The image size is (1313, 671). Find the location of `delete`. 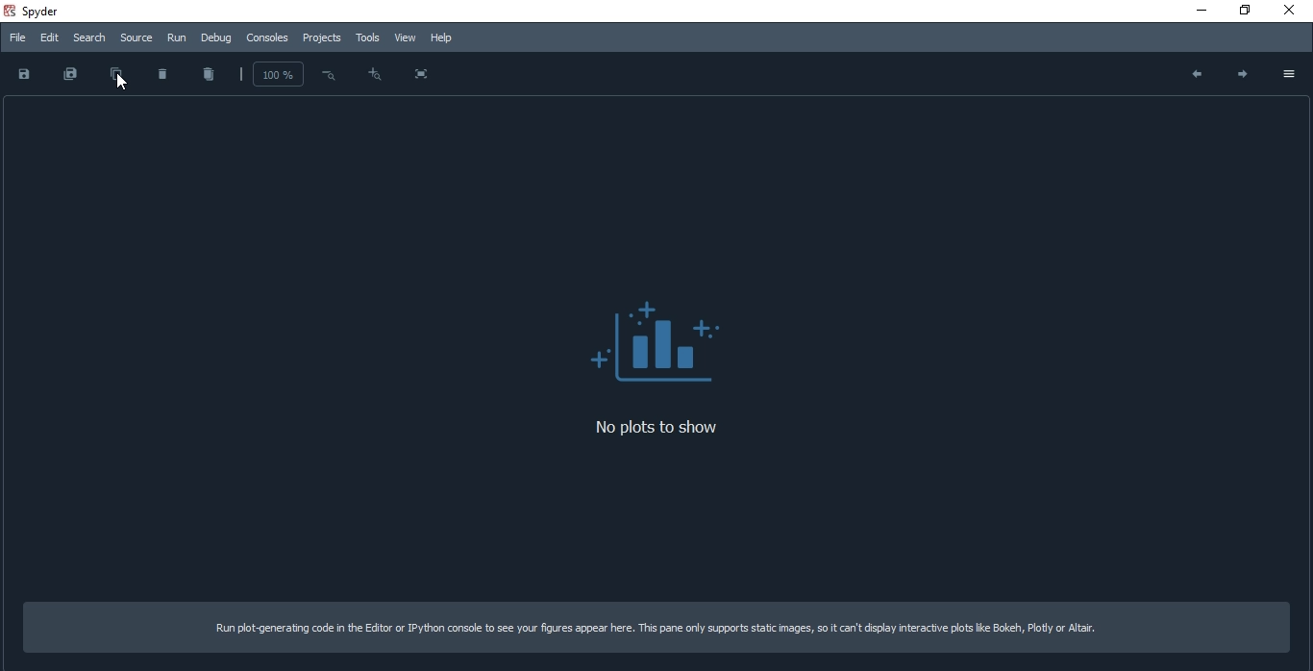

delete is located at coordinates (163, 73).